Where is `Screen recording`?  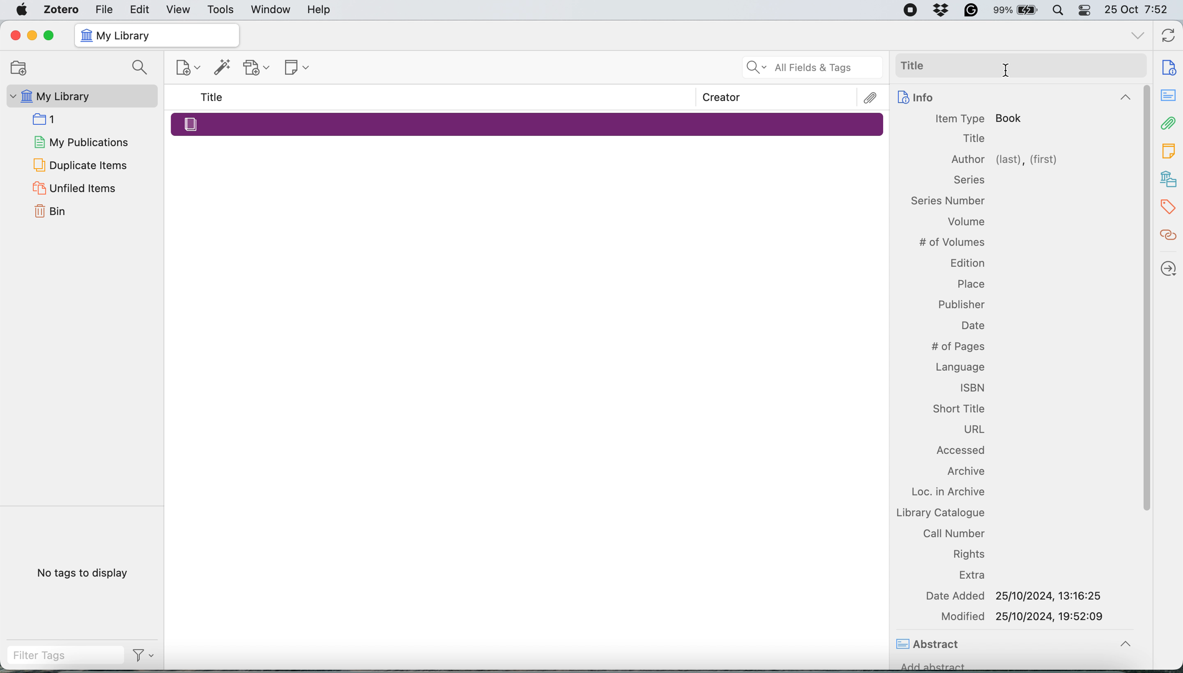
Screen recording is located at coordinates (910, 11).